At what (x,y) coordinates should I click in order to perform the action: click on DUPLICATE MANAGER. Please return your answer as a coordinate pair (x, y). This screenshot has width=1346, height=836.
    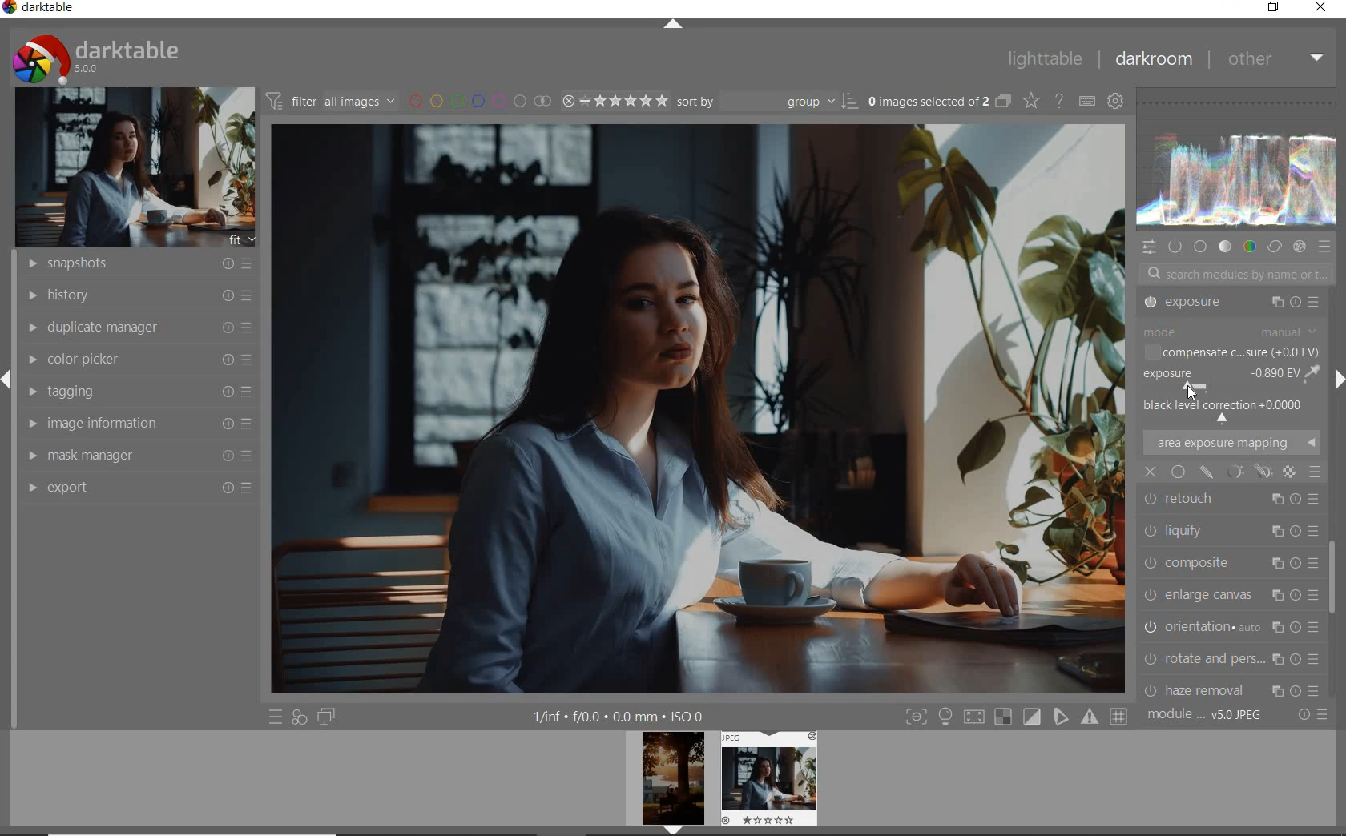
    Looking at the image, I should click on (136, 328).